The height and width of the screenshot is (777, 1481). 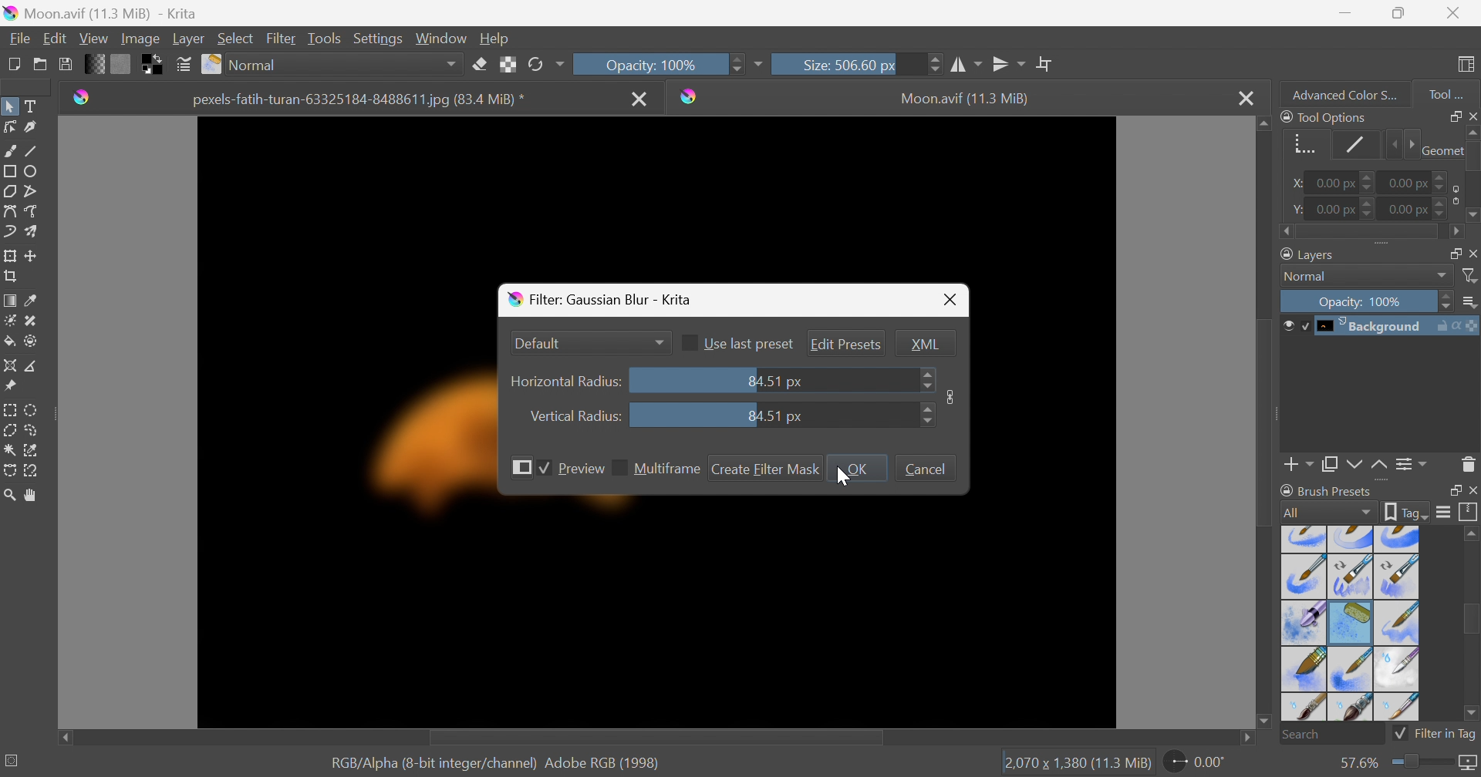 What do you see at coordinates (10, 451) in the screenshot?
I see `Contiguous selection tool` at bounding box center [10, 451].